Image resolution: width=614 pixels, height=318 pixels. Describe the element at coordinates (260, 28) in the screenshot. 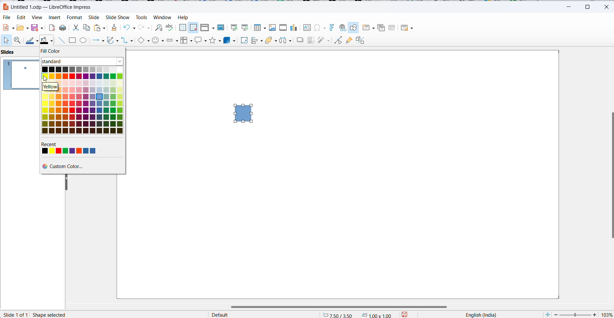

I see `Insert table` at that location.